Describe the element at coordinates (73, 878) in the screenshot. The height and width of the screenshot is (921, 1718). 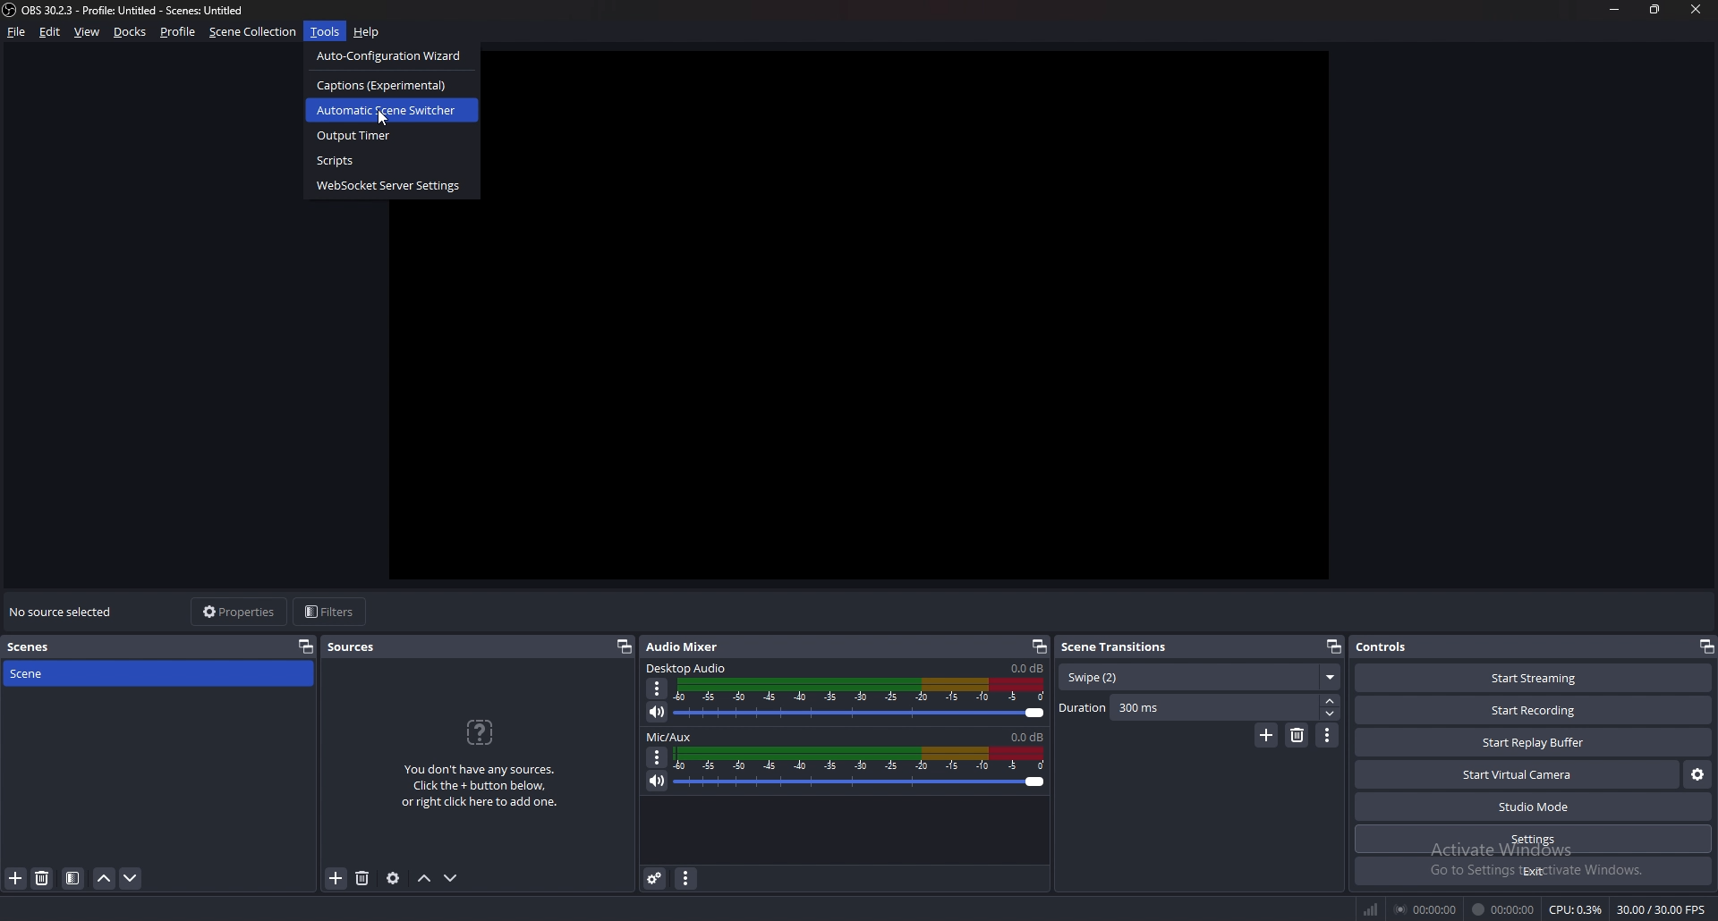
I see `filter` at that location.